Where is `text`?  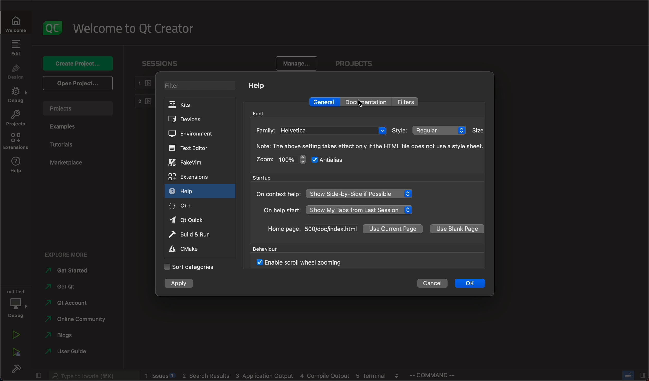 text is located at coordinates (193, 148).